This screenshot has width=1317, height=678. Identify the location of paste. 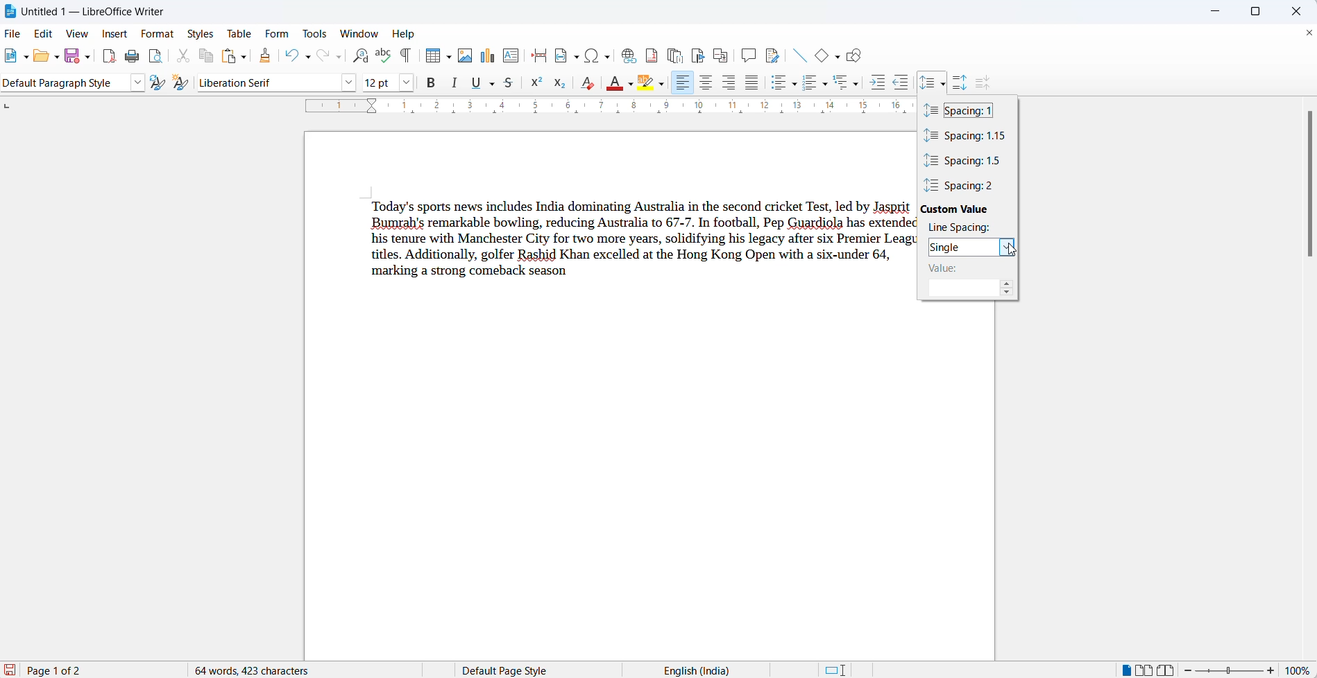
(229, 56).